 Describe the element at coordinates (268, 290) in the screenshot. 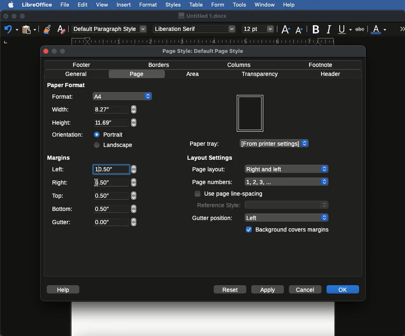

I see `Apply` at that location.